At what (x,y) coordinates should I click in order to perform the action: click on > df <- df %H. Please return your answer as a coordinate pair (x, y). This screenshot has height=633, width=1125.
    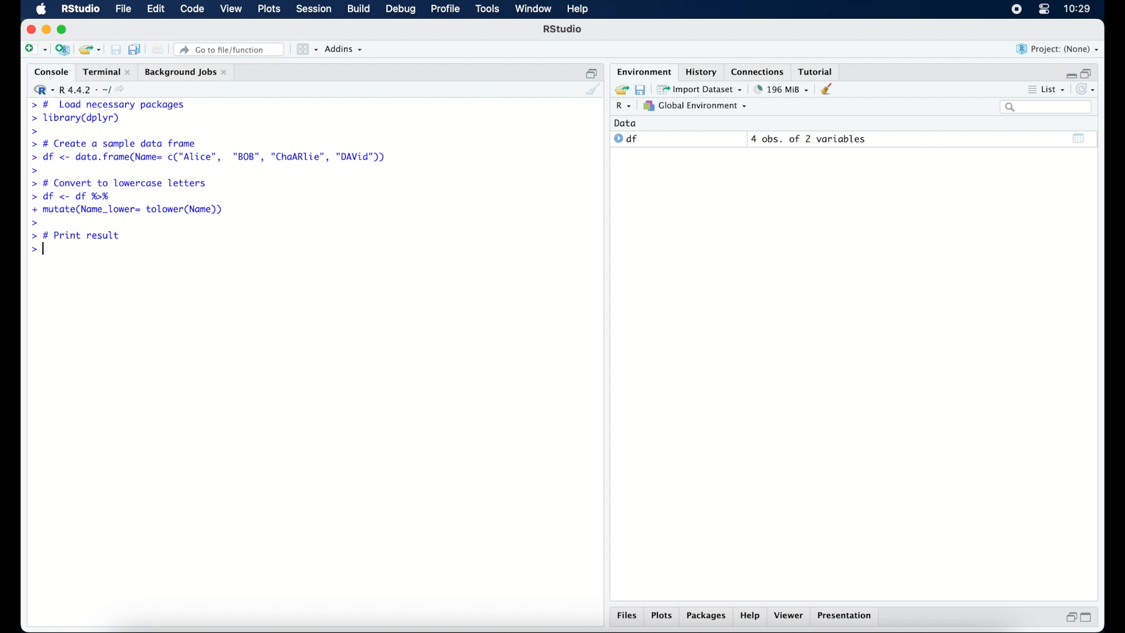
    Looking at the image, I should click on (74, 198).